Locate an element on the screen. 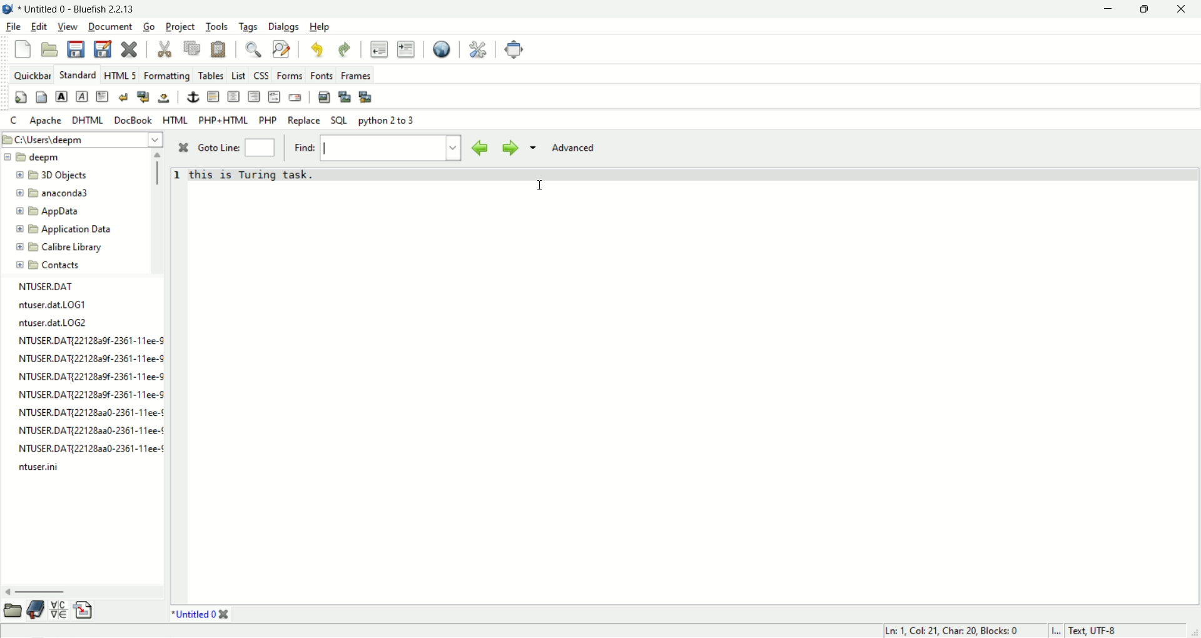 The width and height of the screenshot is (1201, 638). tables is located at coordinates (211, 76).